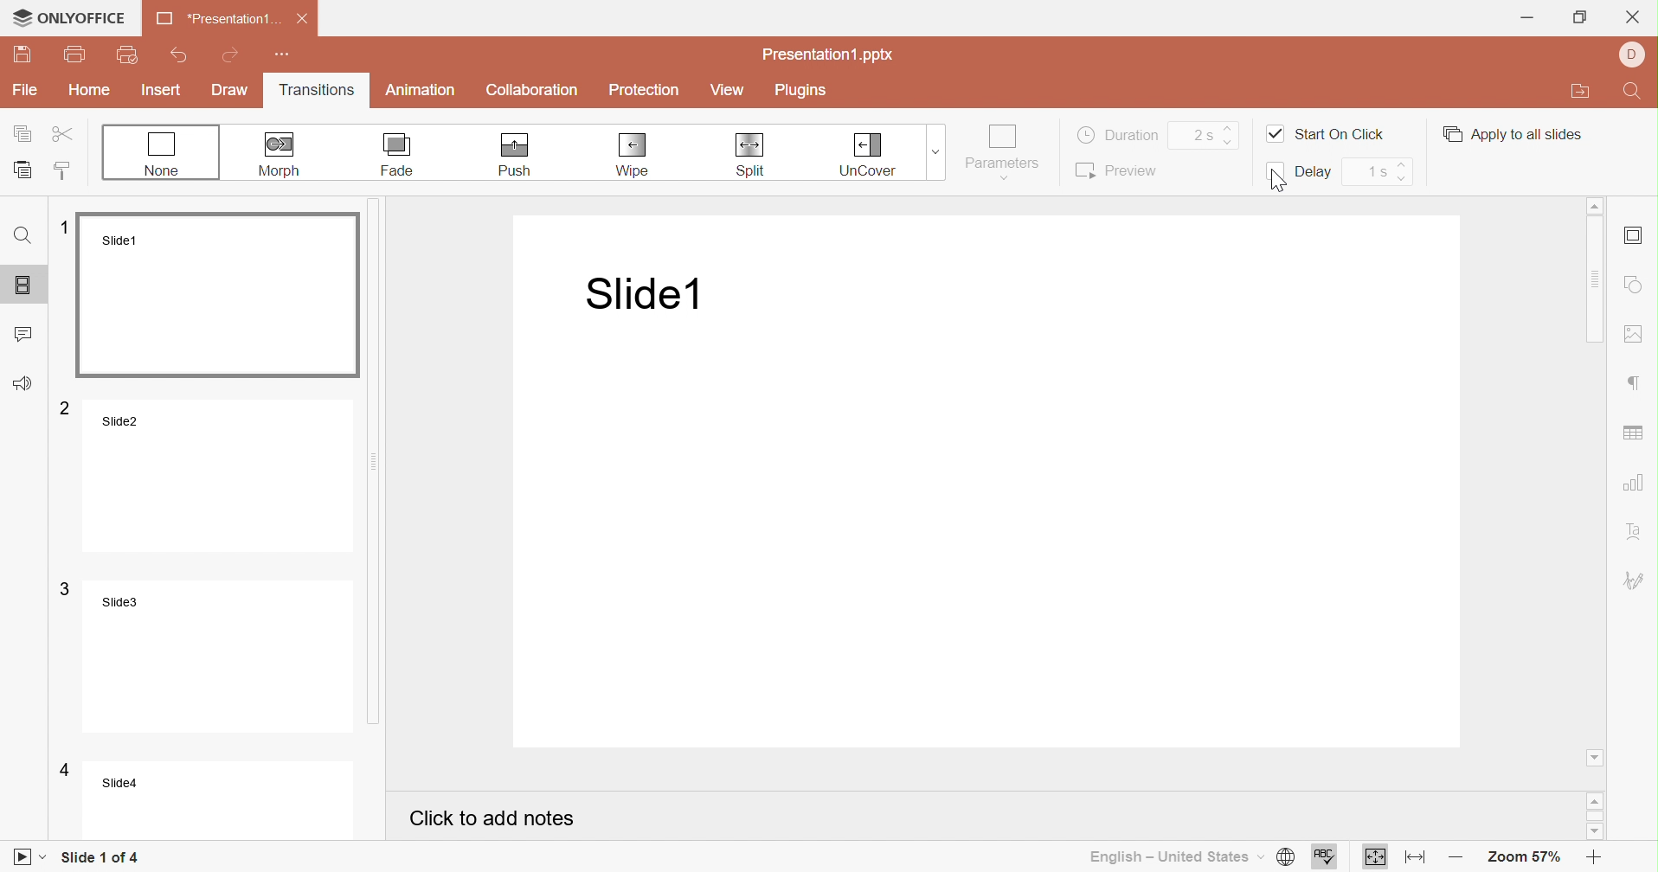 The width and height of the screenshot is (1658, 872). Describe the element at coordinates (218, 19) in the screenshot. I see `*Presentation1 ...` at that location.